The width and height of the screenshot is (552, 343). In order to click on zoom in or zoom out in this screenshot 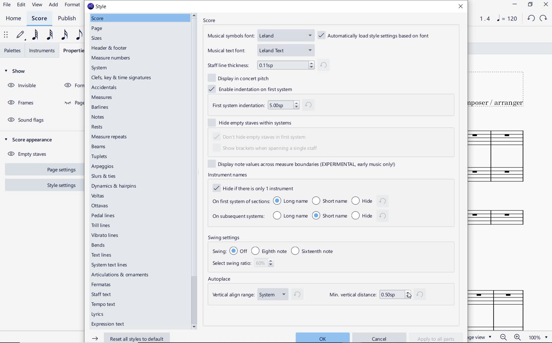, I will do `click(510, 337)`.